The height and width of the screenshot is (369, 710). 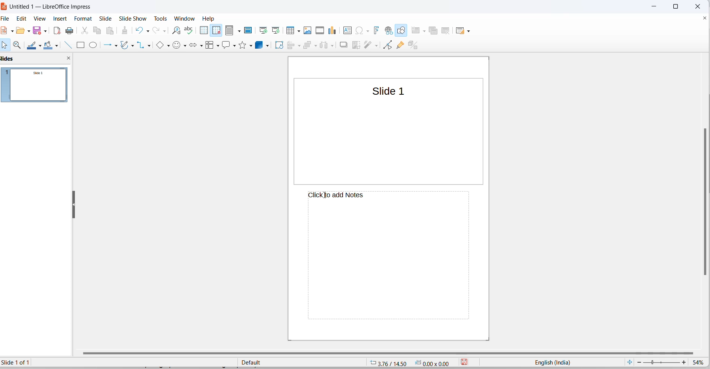 What do you see at coordinates (447, 30) in the screenshot?
I see `delete slide` at bounding box center [447, 30].